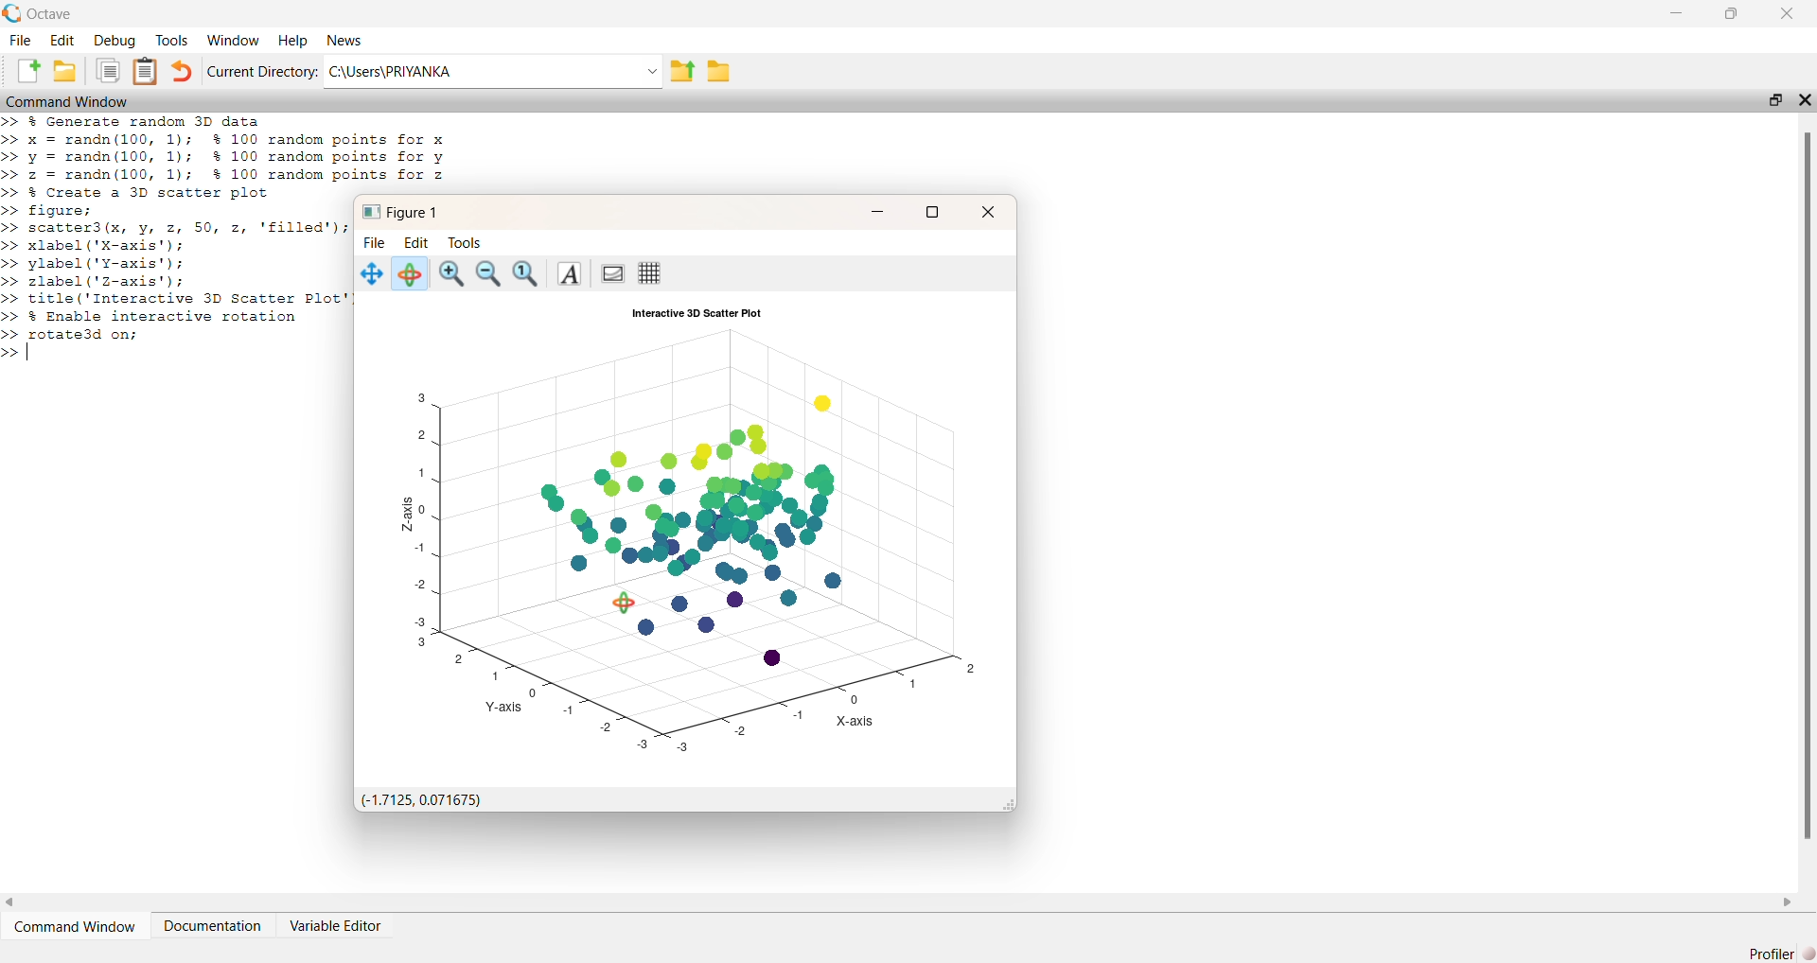 Image resolution: width=1817 pixels, height=963 pixels. I want to click on Edit, so click(62, 41).